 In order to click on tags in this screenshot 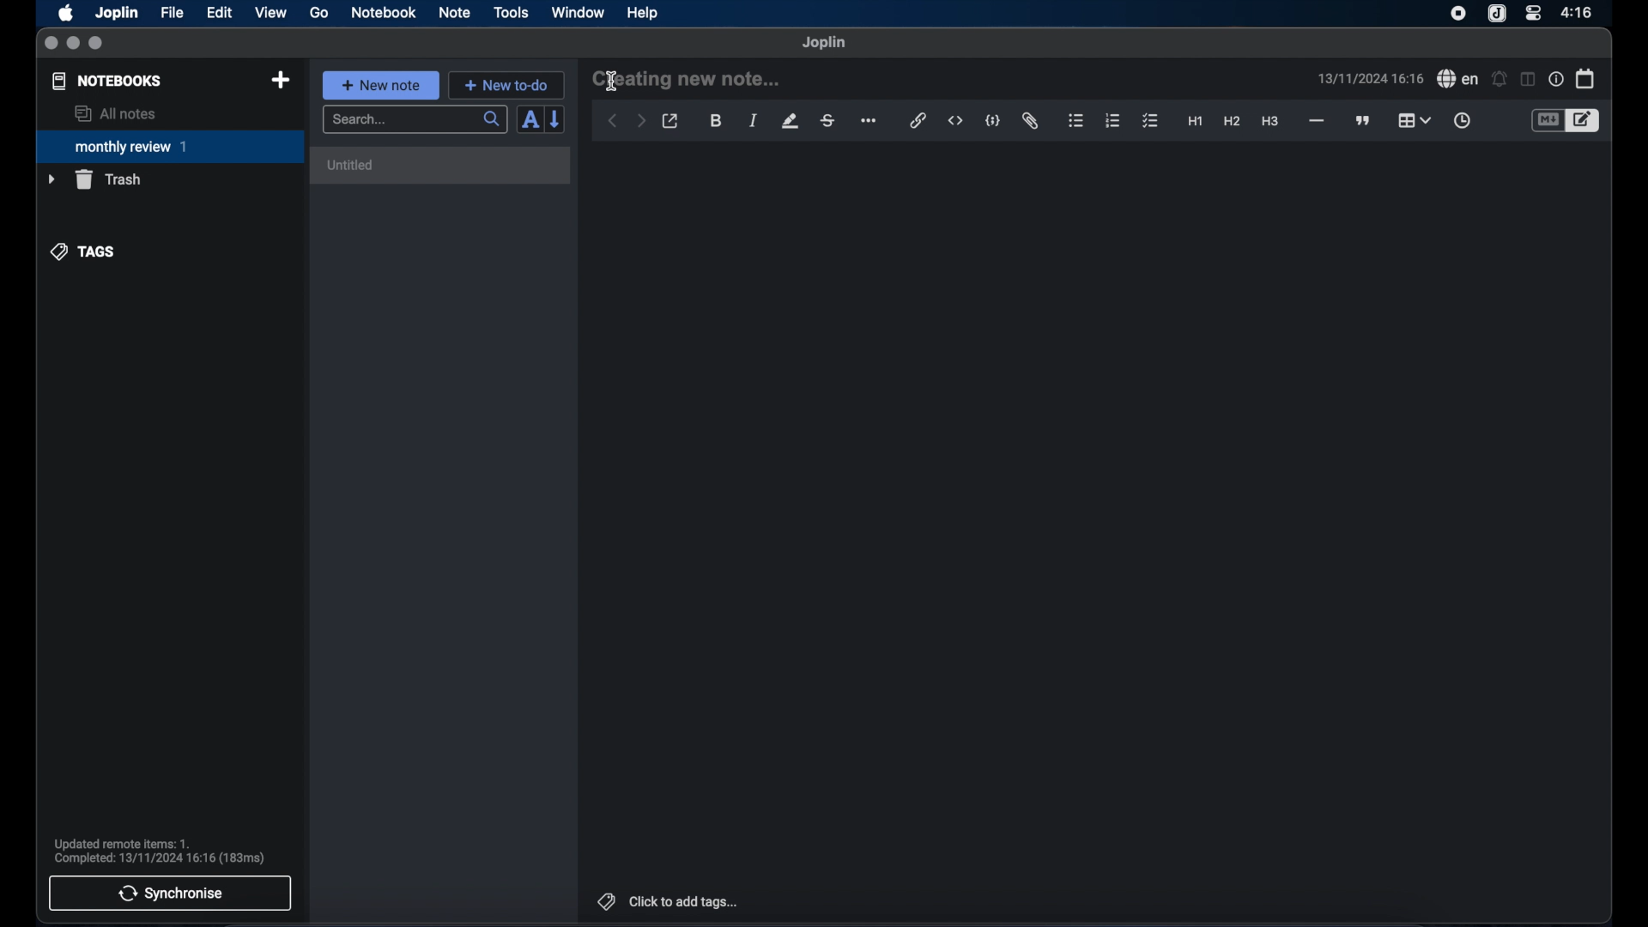, I will do `click(84, 251)`.